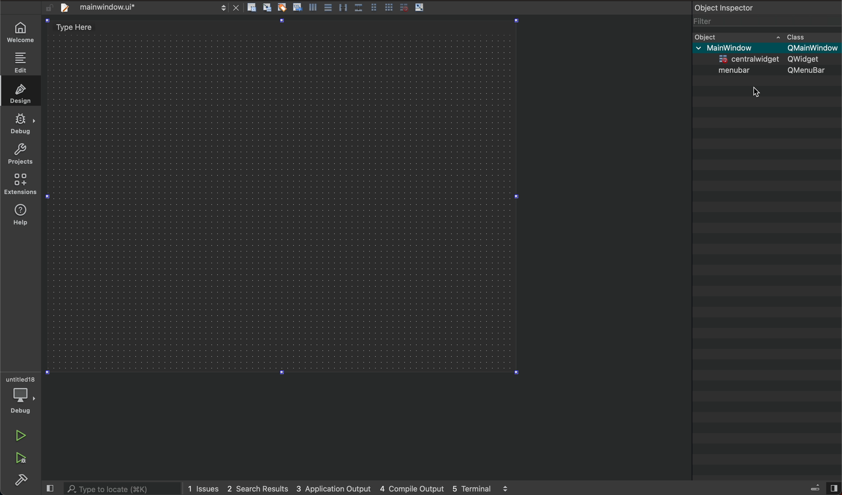 This screenshot has width=842, height=495. Describe the element at coordinates (121, 489) in the screenshot. I see `search` at that location.